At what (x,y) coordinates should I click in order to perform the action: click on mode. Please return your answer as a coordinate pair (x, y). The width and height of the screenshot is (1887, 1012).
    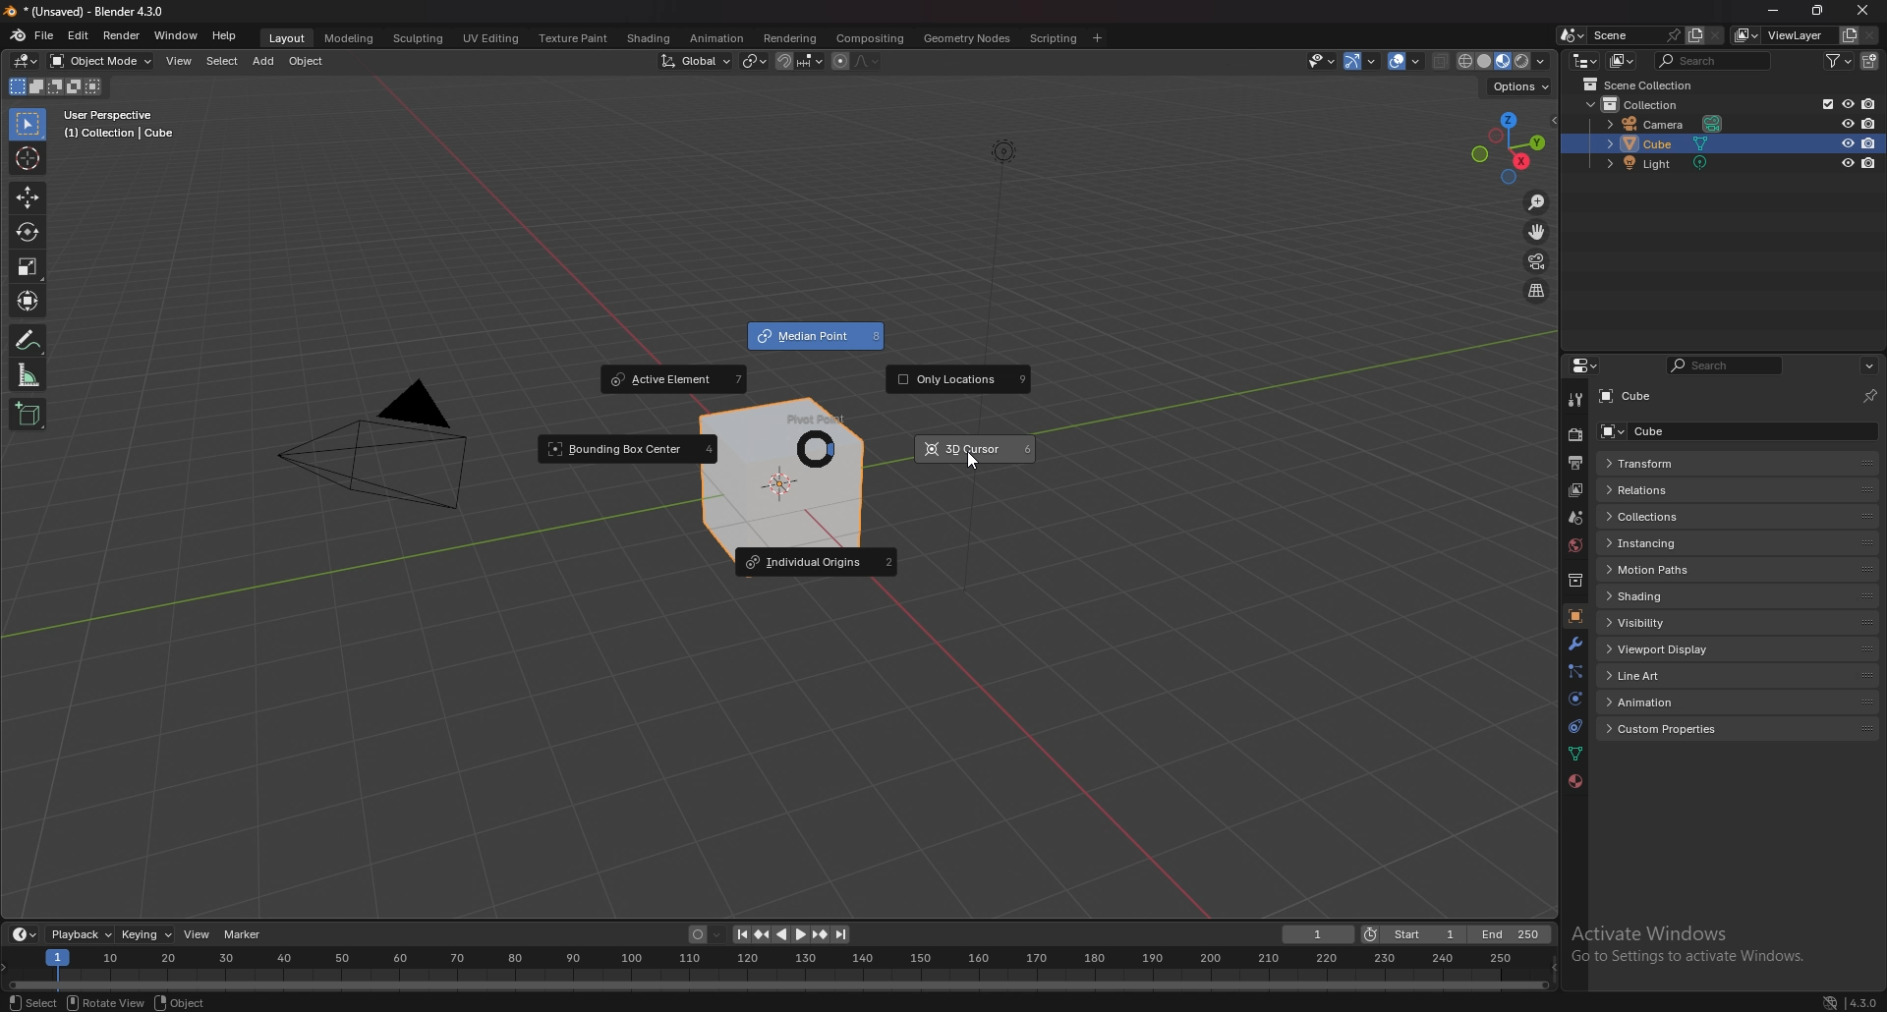
    Looking at the image, I should click on (56, 86).